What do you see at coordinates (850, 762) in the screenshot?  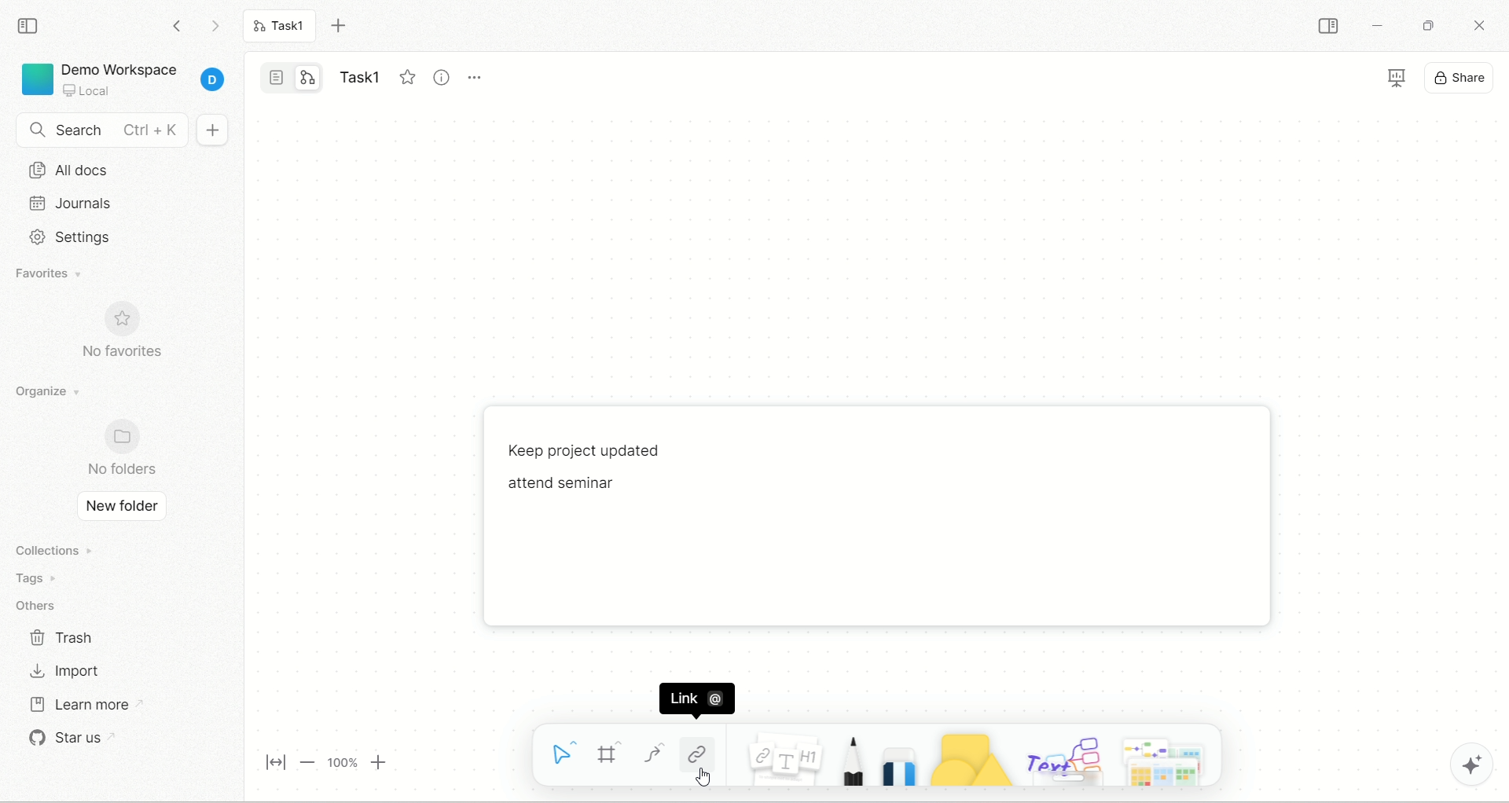 I see `pencil` at bounding box center [850, 762].